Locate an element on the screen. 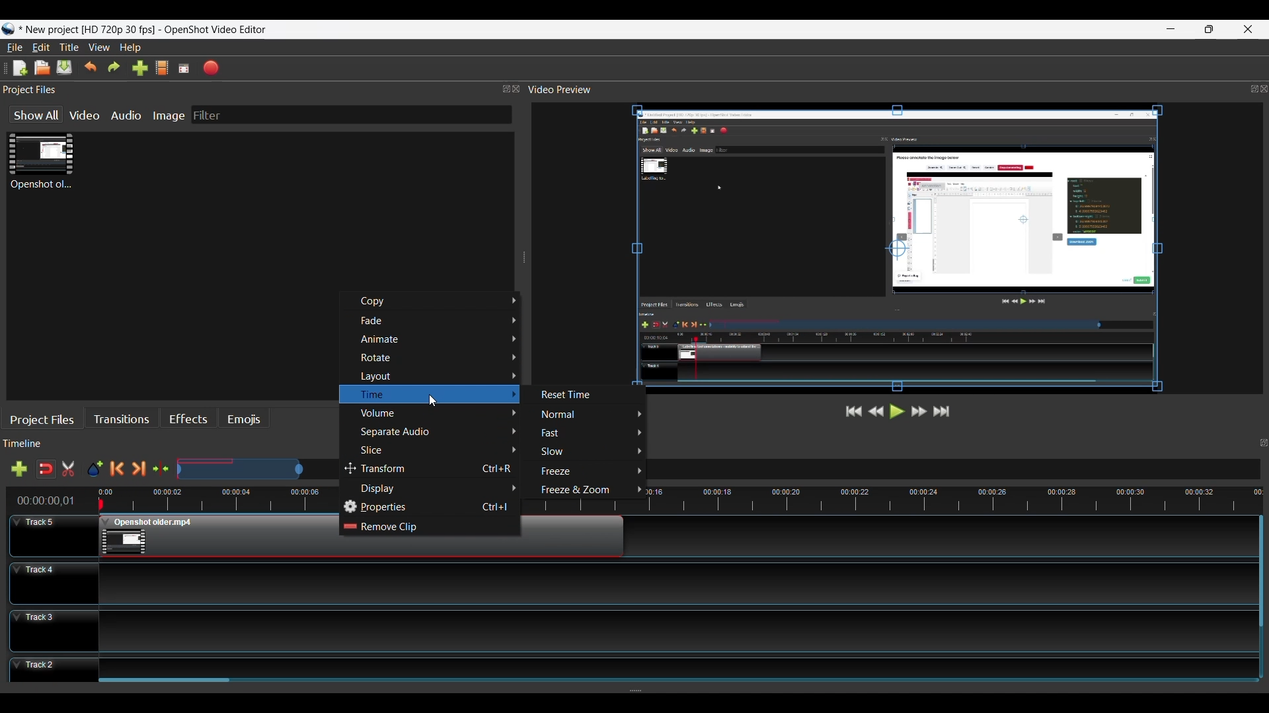  Video is located at coordinates (85, 116).